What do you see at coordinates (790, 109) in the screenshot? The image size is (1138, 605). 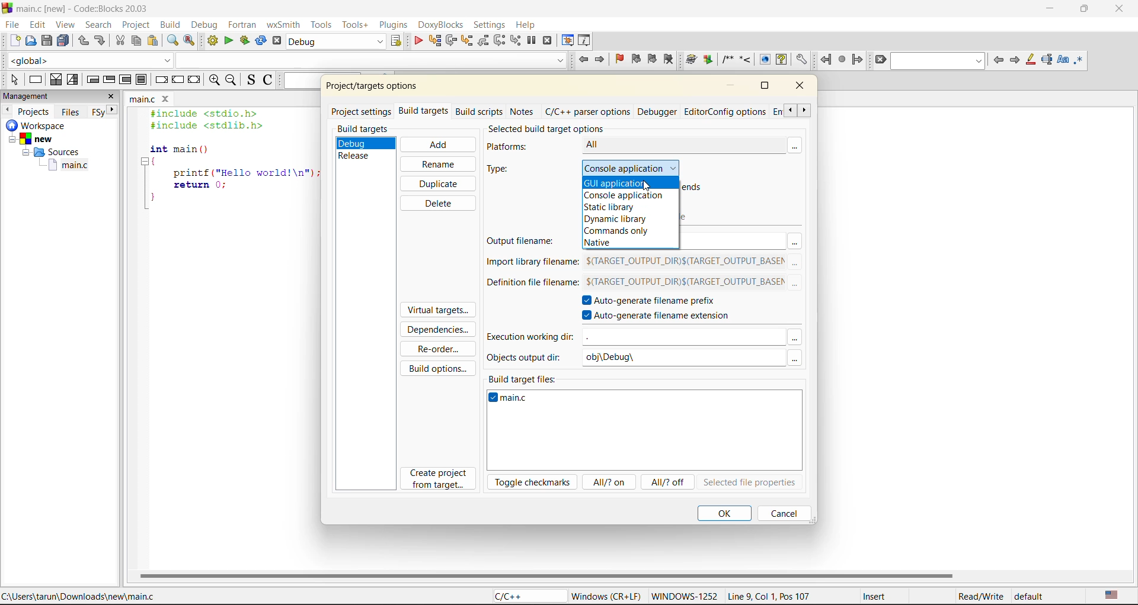 I see `scroll previous` at bounding box center [790, 109].